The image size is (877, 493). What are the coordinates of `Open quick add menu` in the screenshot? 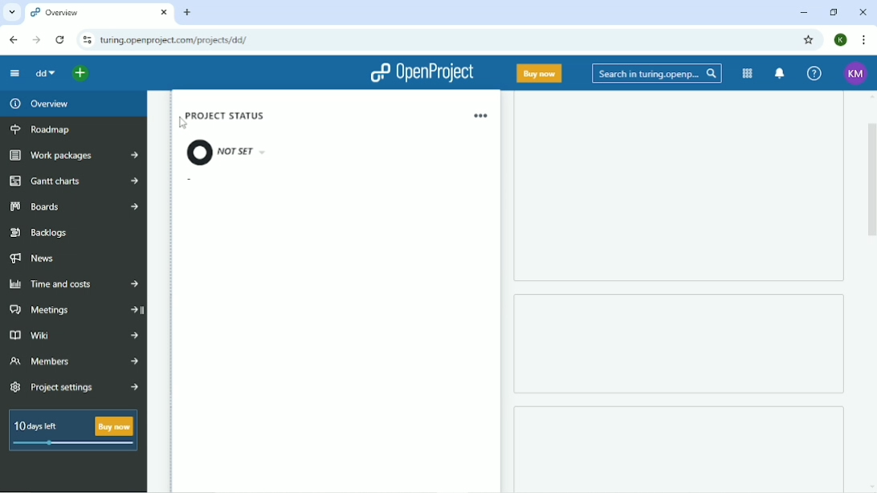 It's located at (80, 73).